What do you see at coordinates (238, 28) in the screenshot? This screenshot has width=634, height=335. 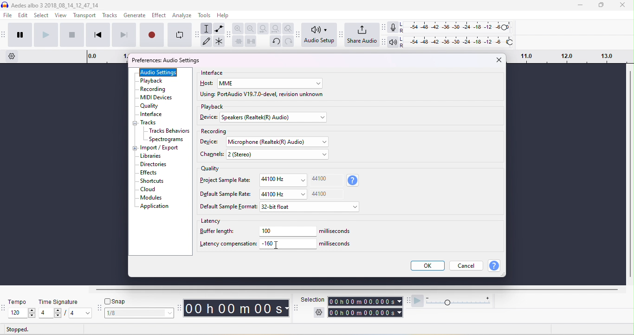 I see `zoom in` at bounding box center [238, 28].